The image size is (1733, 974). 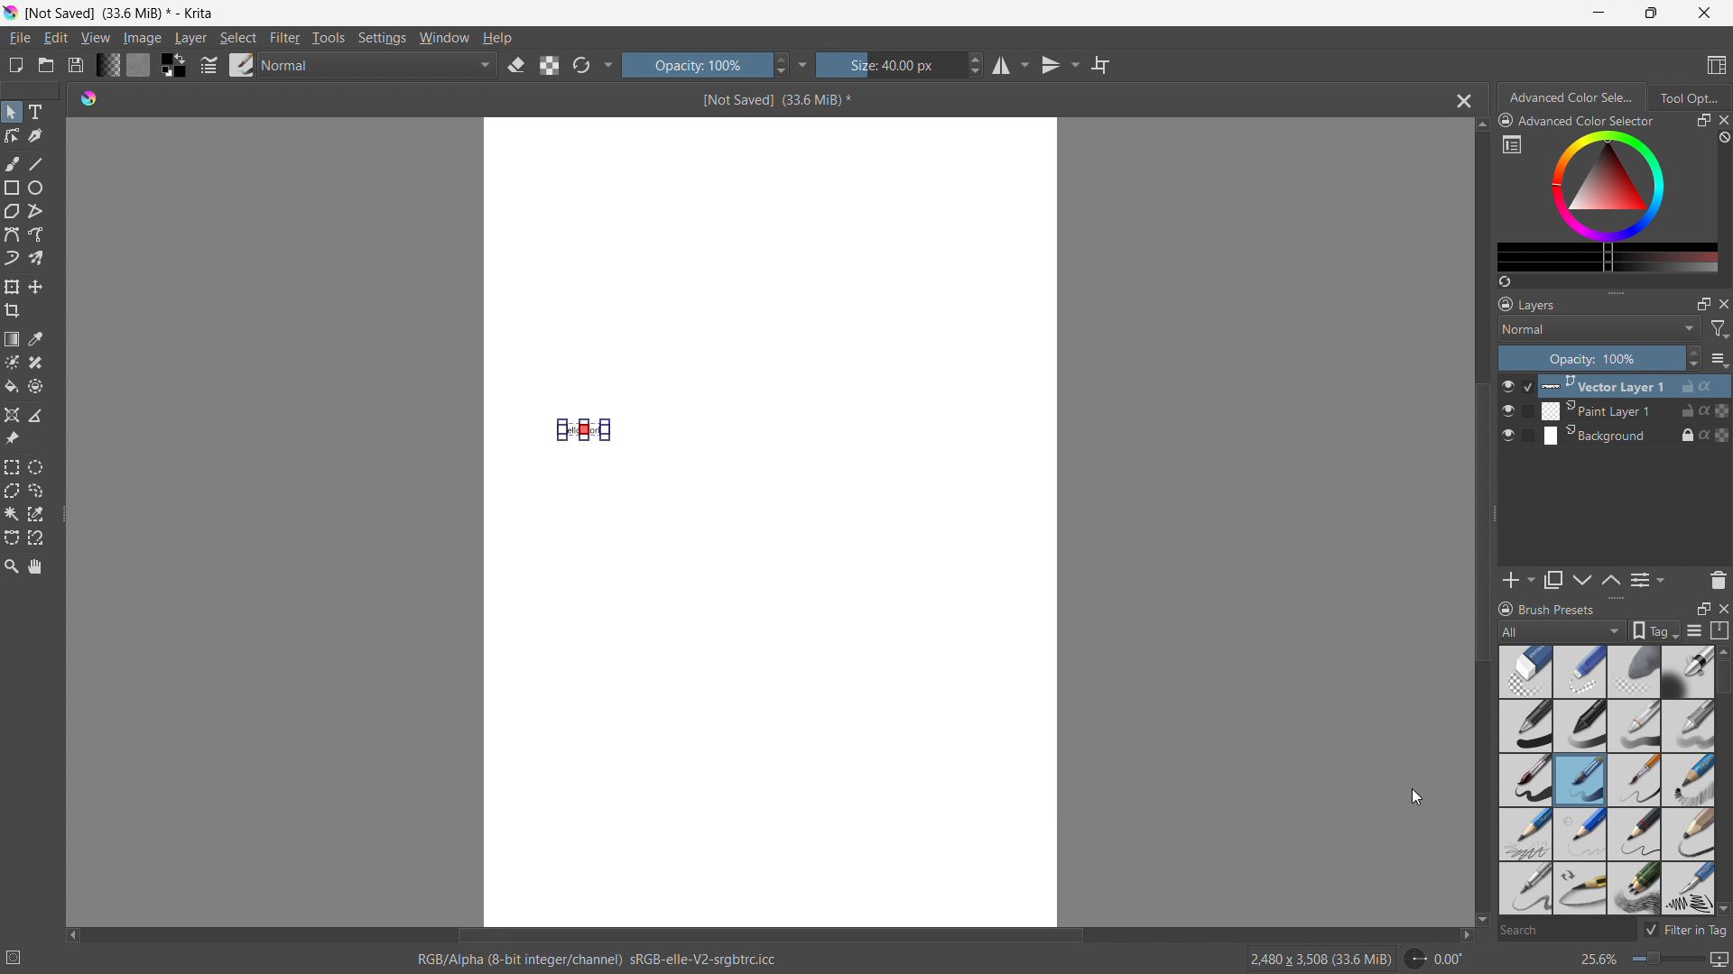 I want to click on elliptical selection tool, so click(x=35, y=467).